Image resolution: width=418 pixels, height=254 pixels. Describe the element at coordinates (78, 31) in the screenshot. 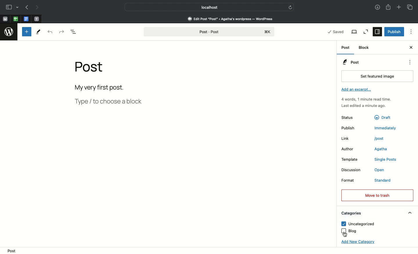

I see `Document overview` at that location.